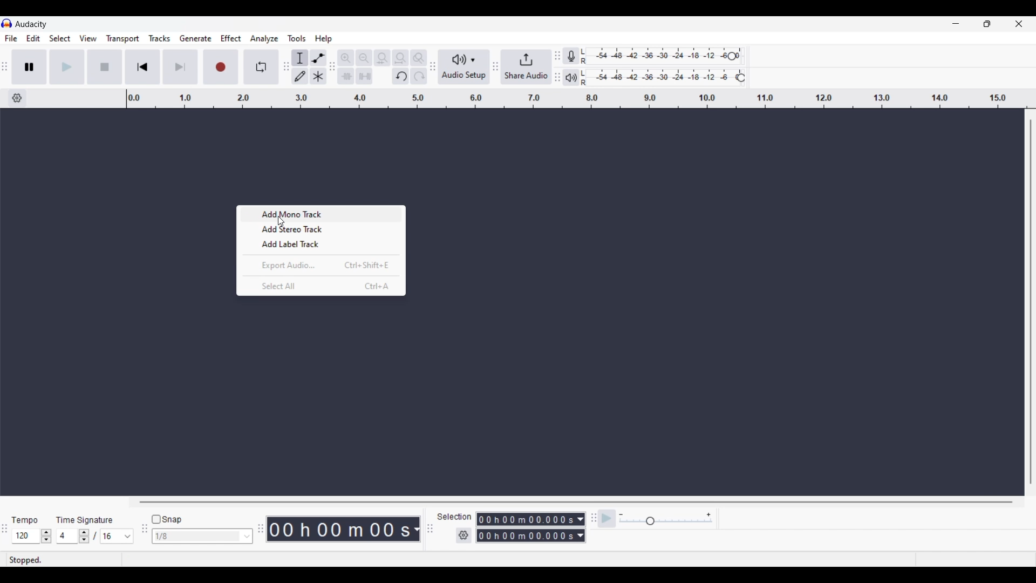 This screenshot has width=1036, height=583. What do you see at coordinates (63, 560) in the screenshot?
I see `Status of recording` at bounding box center [63, 560].